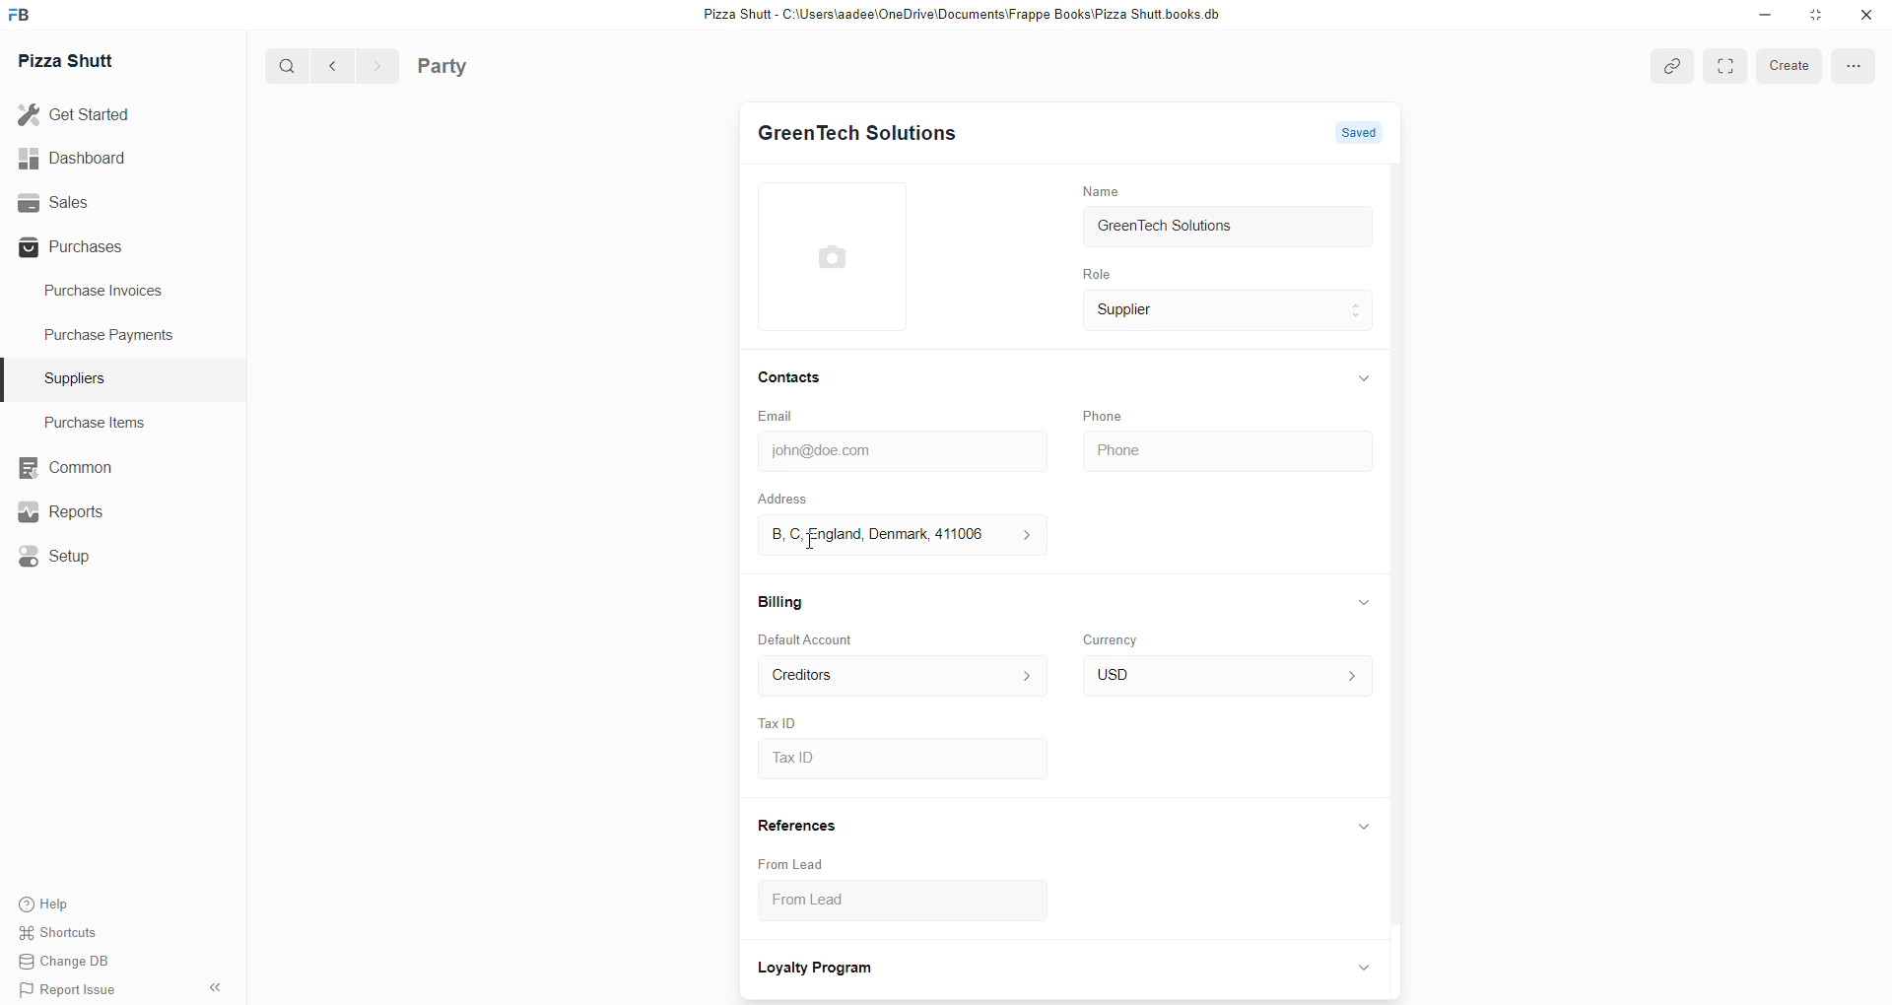  What do you see at coordinates (101, 422) in the screenshot?
I see `Purchase Items` at bounding box center [101, 422].